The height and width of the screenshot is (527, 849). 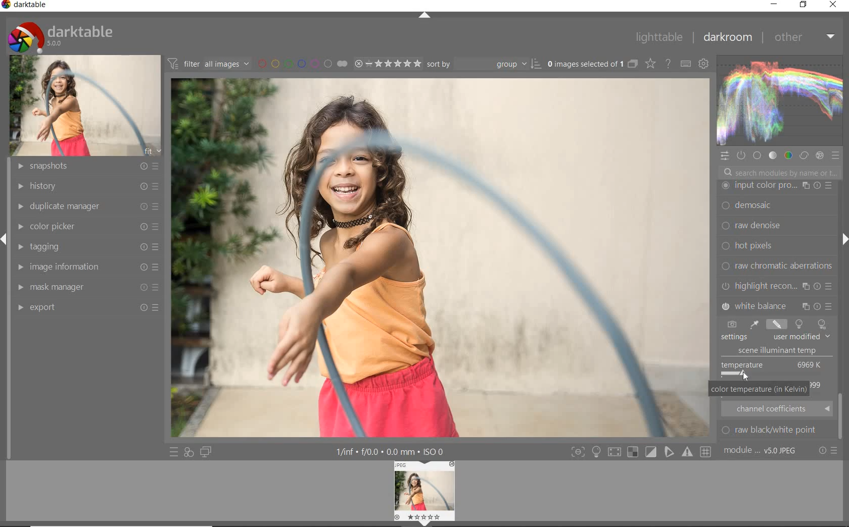 What do you see at coordinates (90, 225) in the screenshot?
I see `color picker` at bounding box center [90, 225].